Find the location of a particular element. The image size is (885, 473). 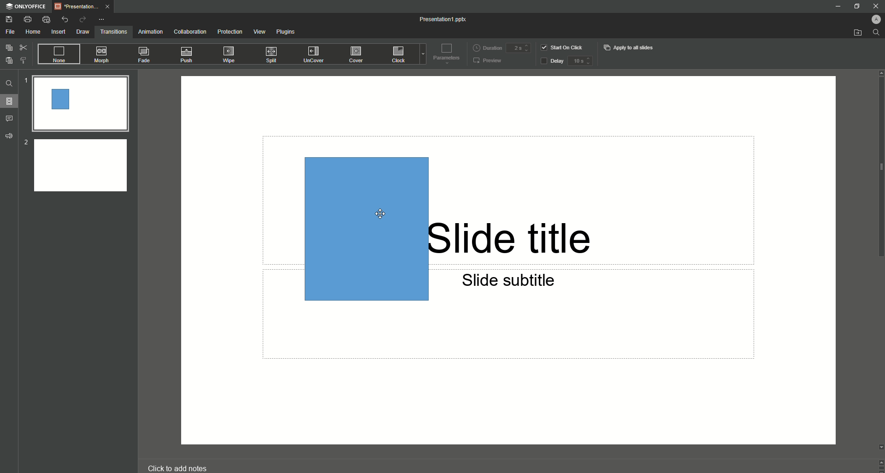

Push is located at coordinates (186, 54).